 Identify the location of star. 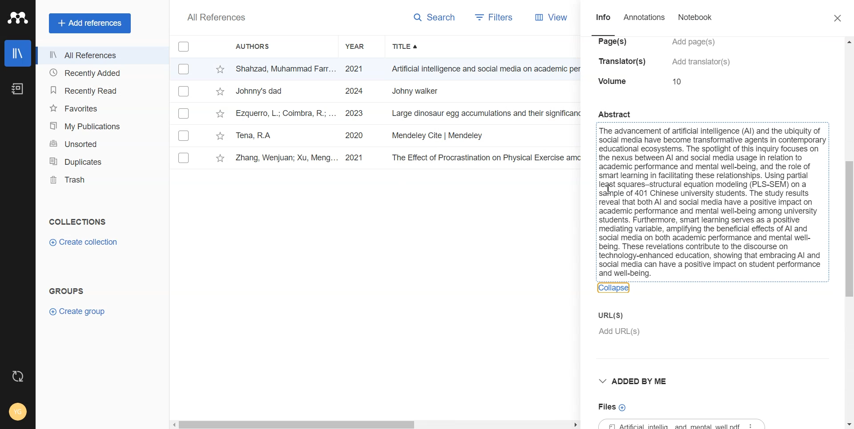
(221, 136).